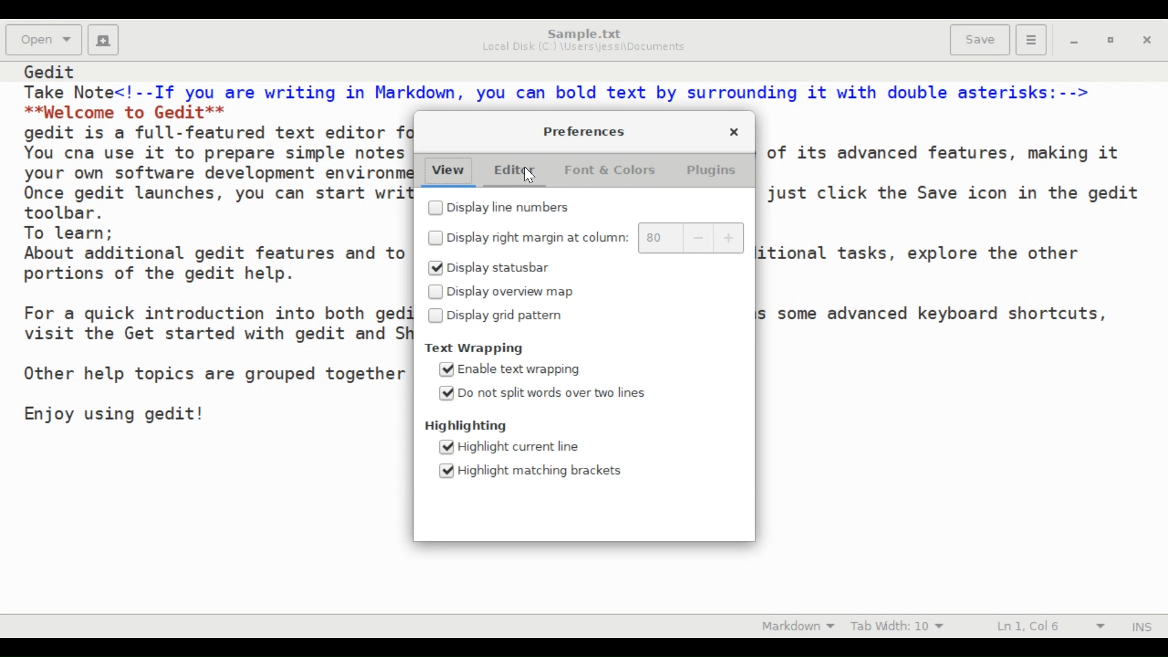 The width and height of the screenshot is (1168, 657). Describe the element at coordinates (1114, 43) in the screenshot. I see `restore` at that location.